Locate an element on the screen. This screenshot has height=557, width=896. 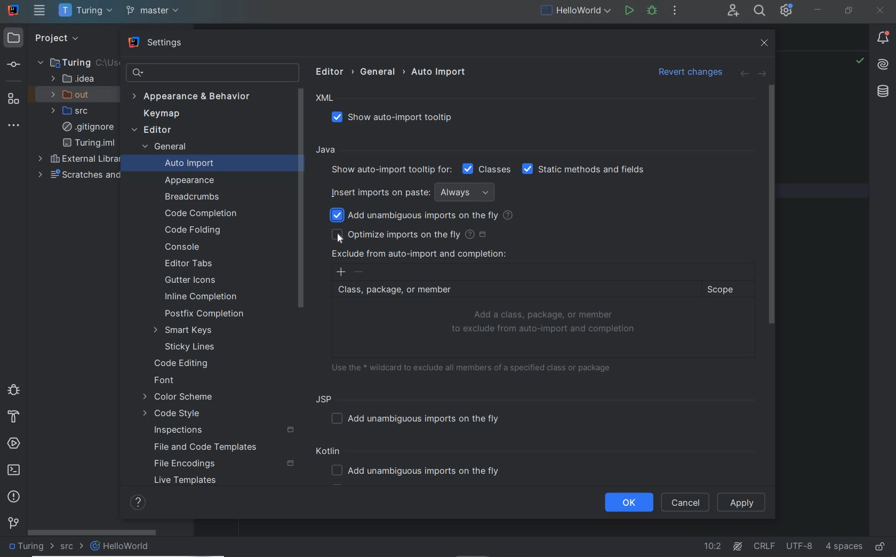
CODE FOLDING is located at coordinates (194, 230).